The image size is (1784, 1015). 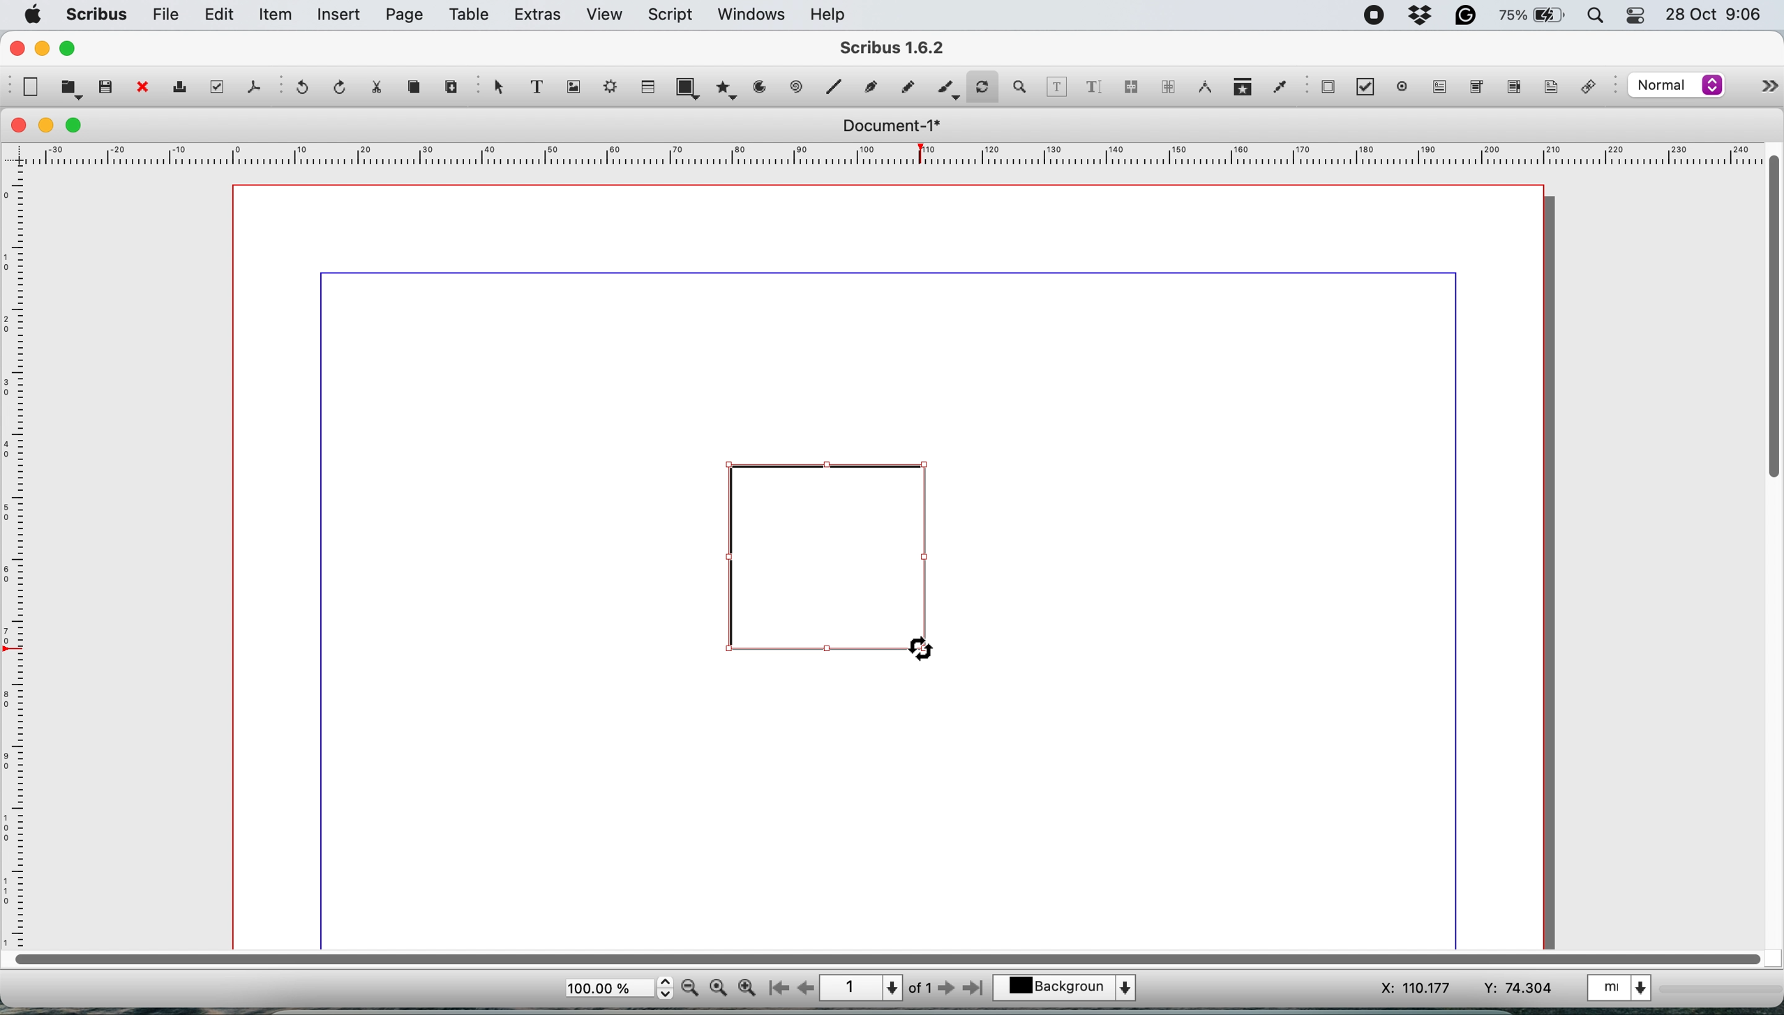 I want to click on vertical scale, so click(x=19, y=555).